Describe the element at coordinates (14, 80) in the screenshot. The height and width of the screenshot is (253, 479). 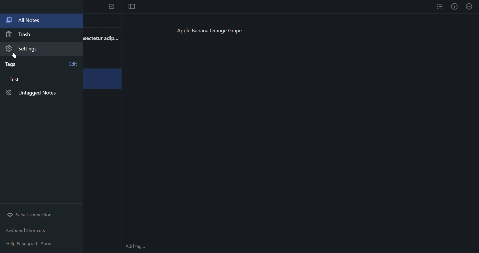
I see `Test` at that location.